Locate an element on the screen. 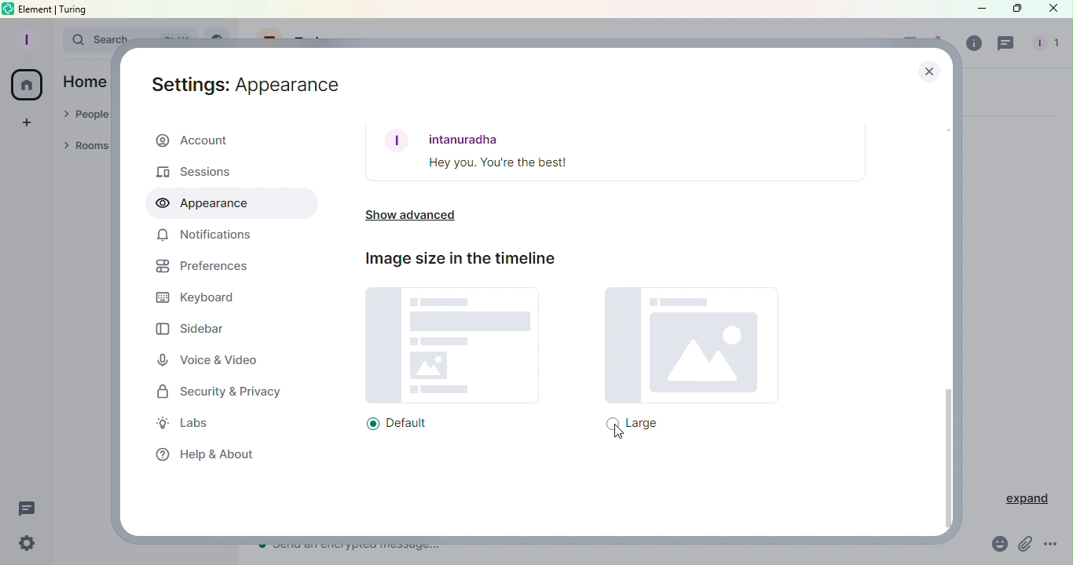 This screenshot has width=1073, height=565. turing is located at coordinates (74, 9).